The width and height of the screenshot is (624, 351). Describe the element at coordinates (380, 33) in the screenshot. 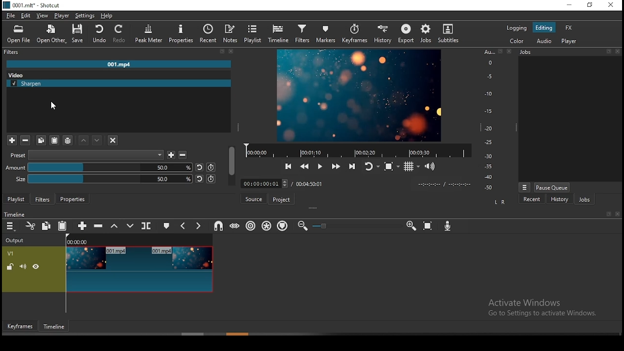

I see `history` at that location.